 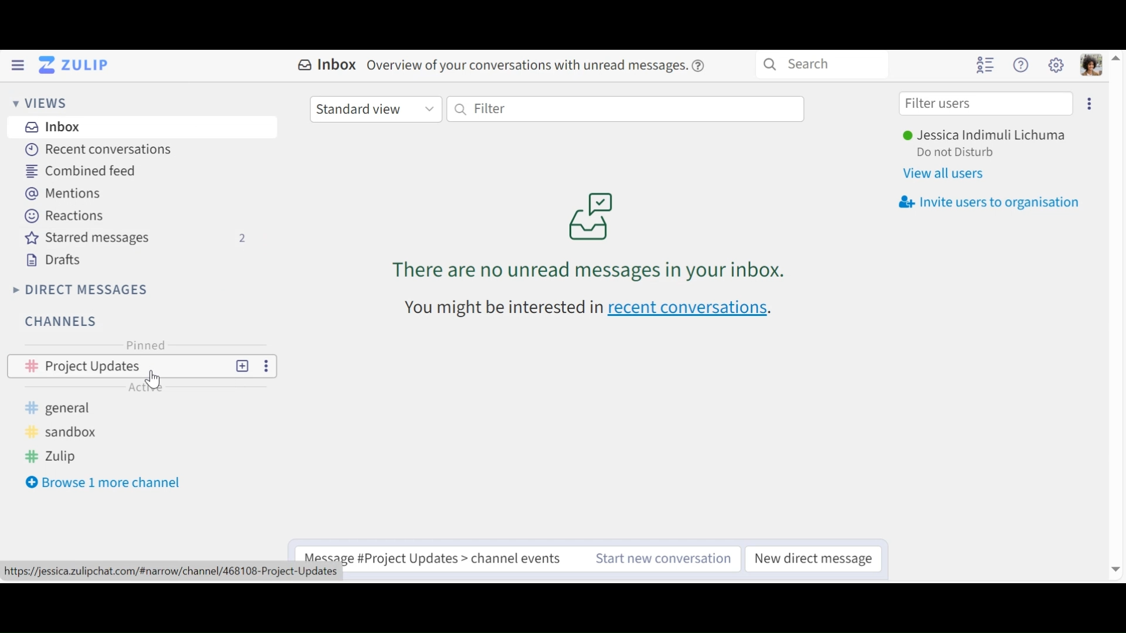 I want to click on Hide Left Sidebar, so click(x=18, y=64).